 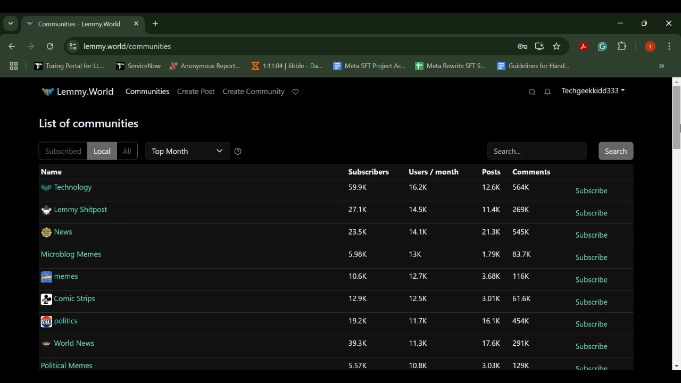 I want to click on 27.1K, so click(x=358, y=210).